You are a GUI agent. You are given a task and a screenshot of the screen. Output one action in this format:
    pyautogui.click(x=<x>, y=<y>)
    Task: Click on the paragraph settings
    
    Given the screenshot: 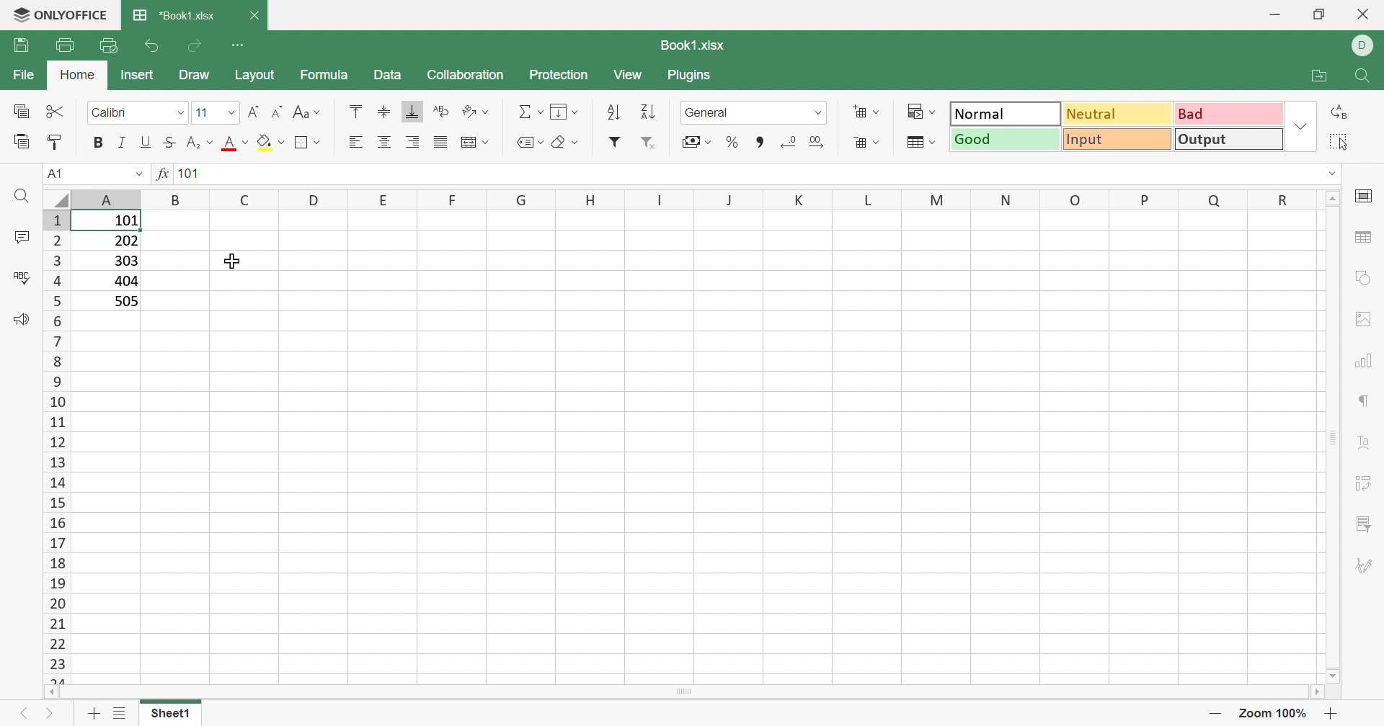 What is the action you would take?
    pyautogui.click(x=1365, y=400)
    